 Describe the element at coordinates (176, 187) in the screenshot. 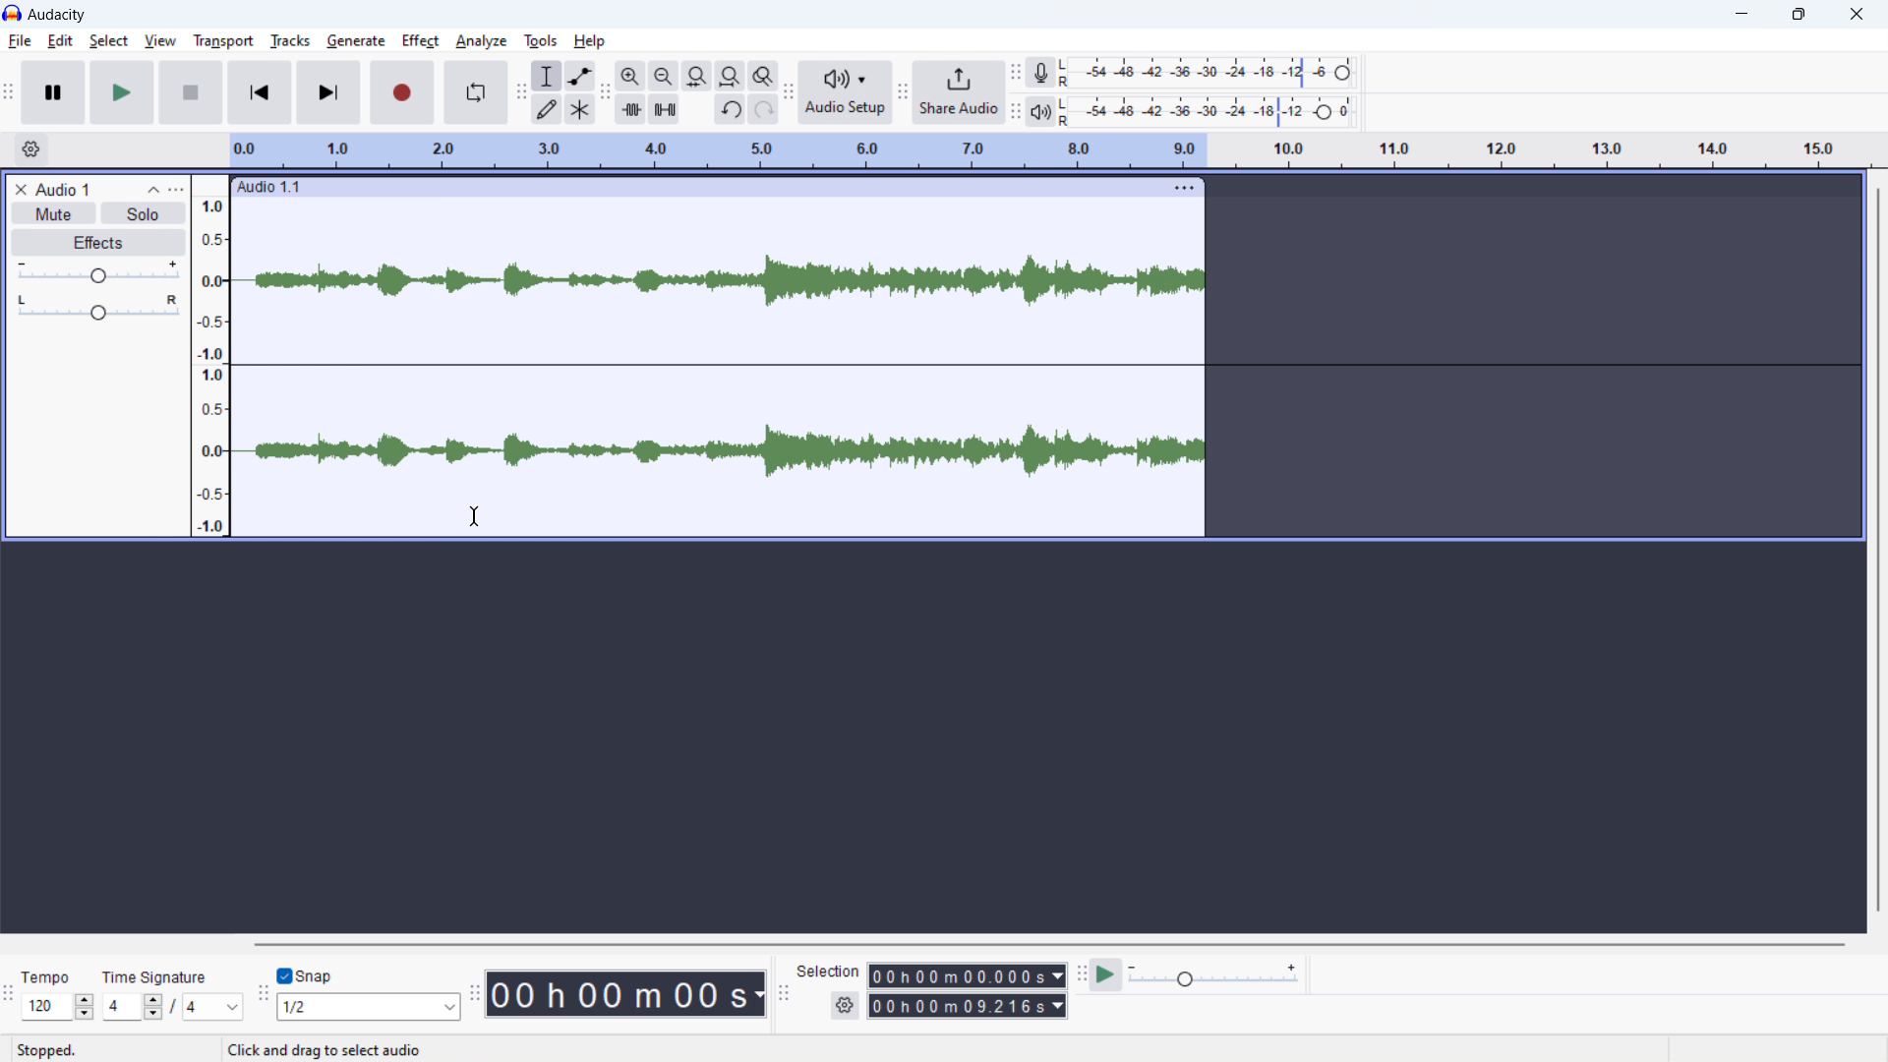

I see `track control panel menu` at that location.